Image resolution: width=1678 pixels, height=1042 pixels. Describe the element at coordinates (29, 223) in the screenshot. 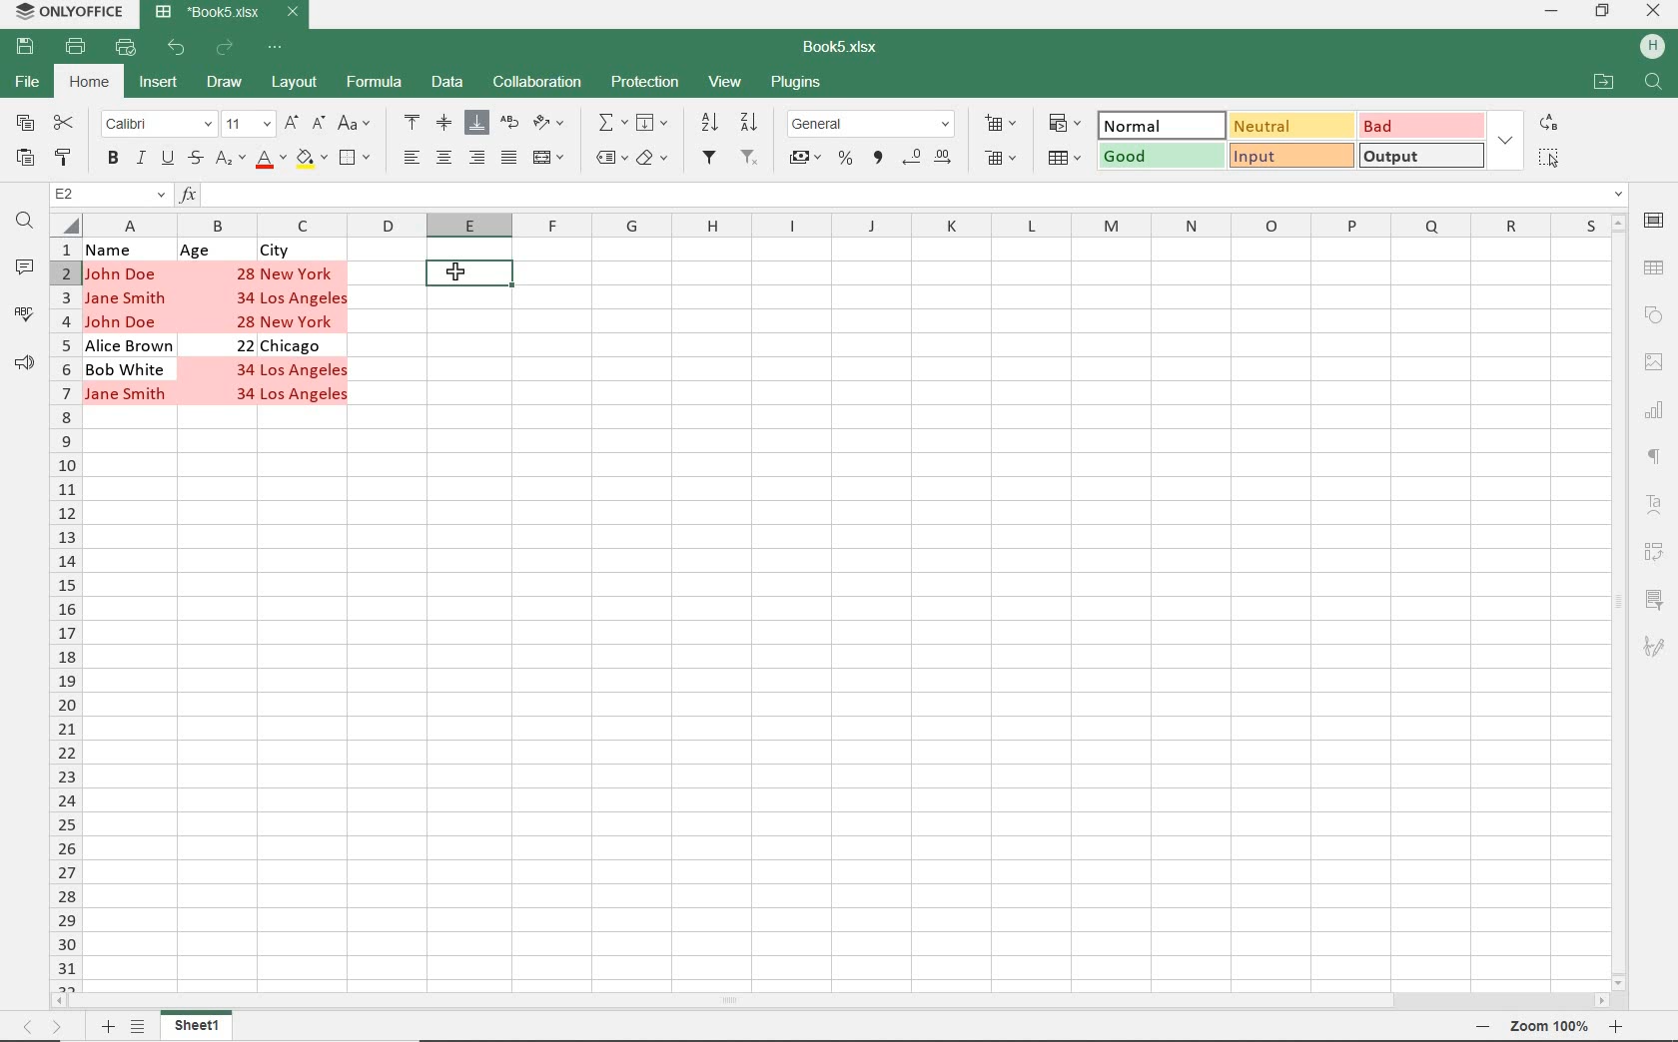

I see `FIND` at that location.